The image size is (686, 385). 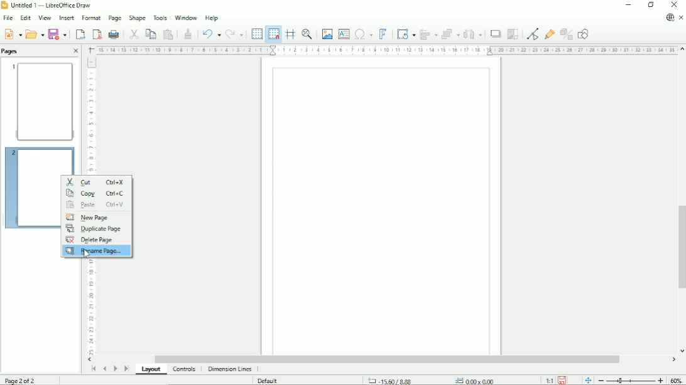 What do you see at coordinates (534, 33) in the screenshot?
I see `Toggle point edit mode` at bounding box center [534, 33].